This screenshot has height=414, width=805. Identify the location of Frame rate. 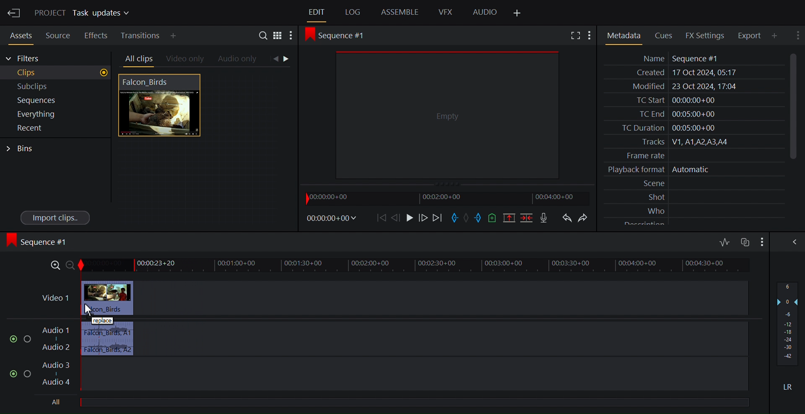
(690, 154).